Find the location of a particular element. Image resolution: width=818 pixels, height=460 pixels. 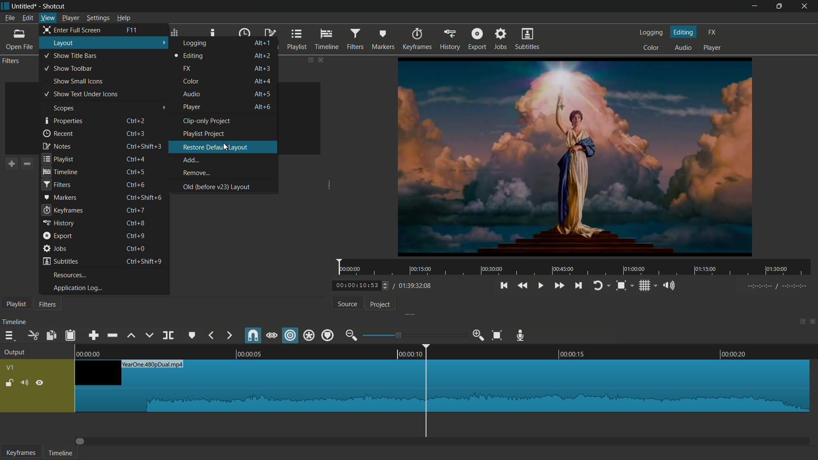

project is located at coordinates (380, 305).